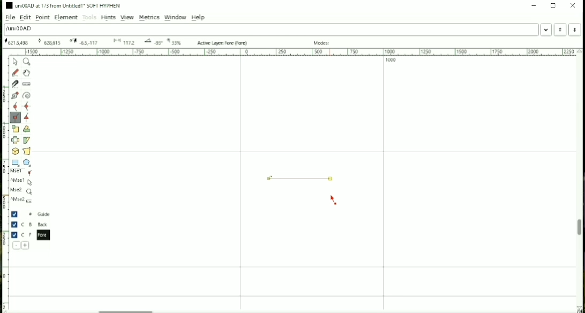 Image resolution: width=585 pixels, height=313 pixels. What do you see at coordinates (153, 42) in the screenshot?
I see `173 Oxad U+00AD "uni00AD" SOFT HYPHEN` at bounding box center [153, 42].